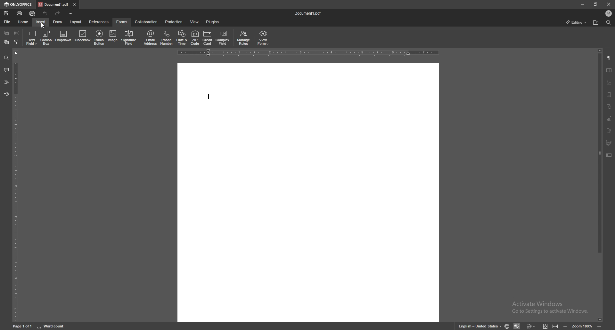 The image size is (615, 330). What do you see at coordinates (545, 326) in the screenshot?
I see `fit screen` at bounding box center [545, 326].